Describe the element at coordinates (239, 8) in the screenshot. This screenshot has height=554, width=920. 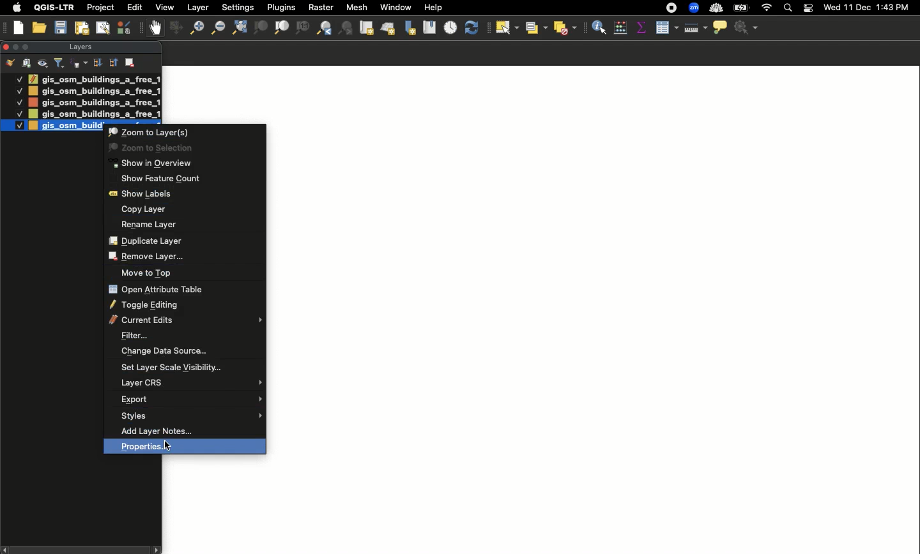
I see `Settings` at that location.